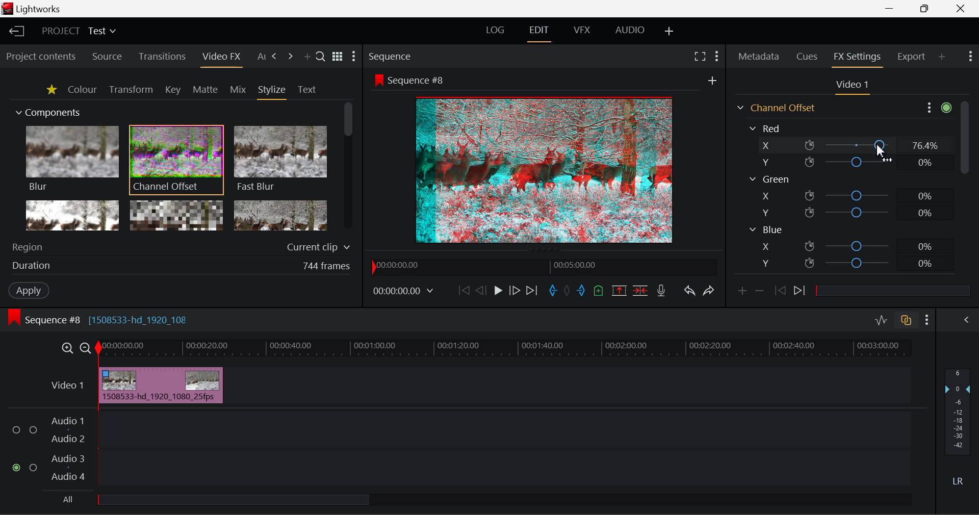  Describe the element at coordinates (71, 215) in the screenshot. I see `Glow` at that location.